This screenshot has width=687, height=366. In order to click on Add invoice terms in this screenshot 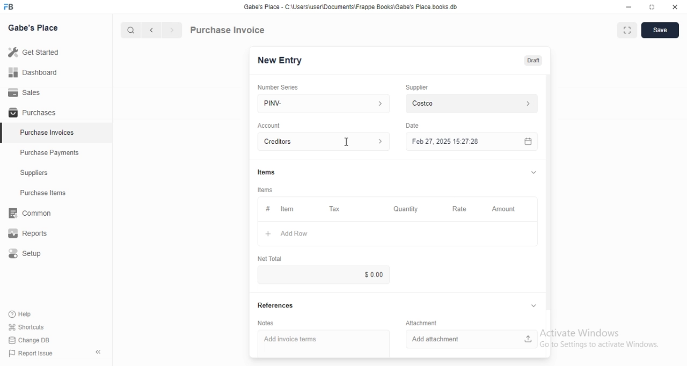, I will do `click(324, 343)`.